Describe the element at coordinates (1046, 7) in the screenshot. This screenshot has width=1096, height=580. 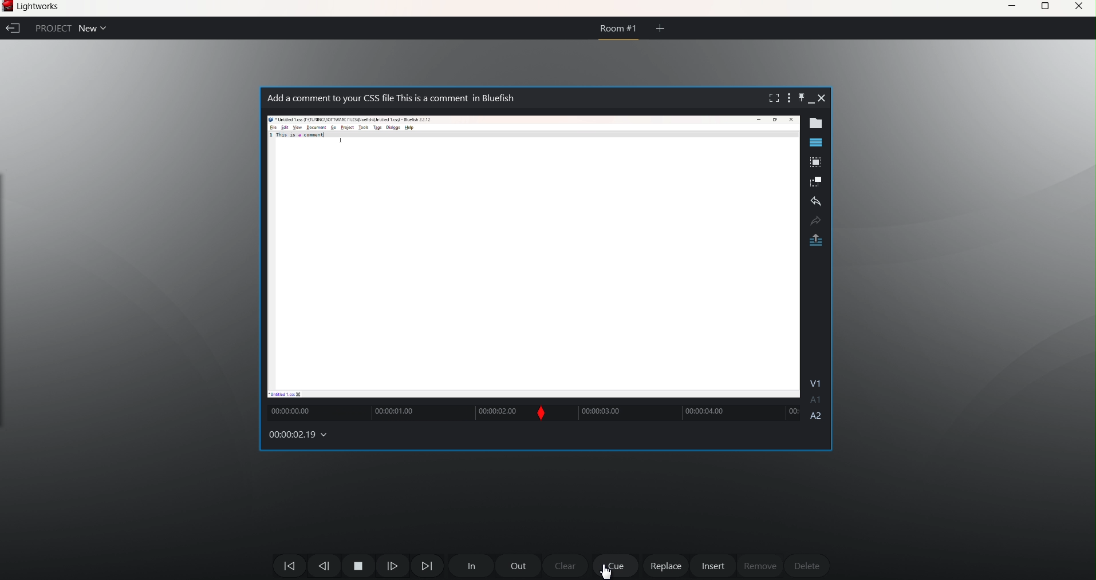
I see `maximize` at that location.